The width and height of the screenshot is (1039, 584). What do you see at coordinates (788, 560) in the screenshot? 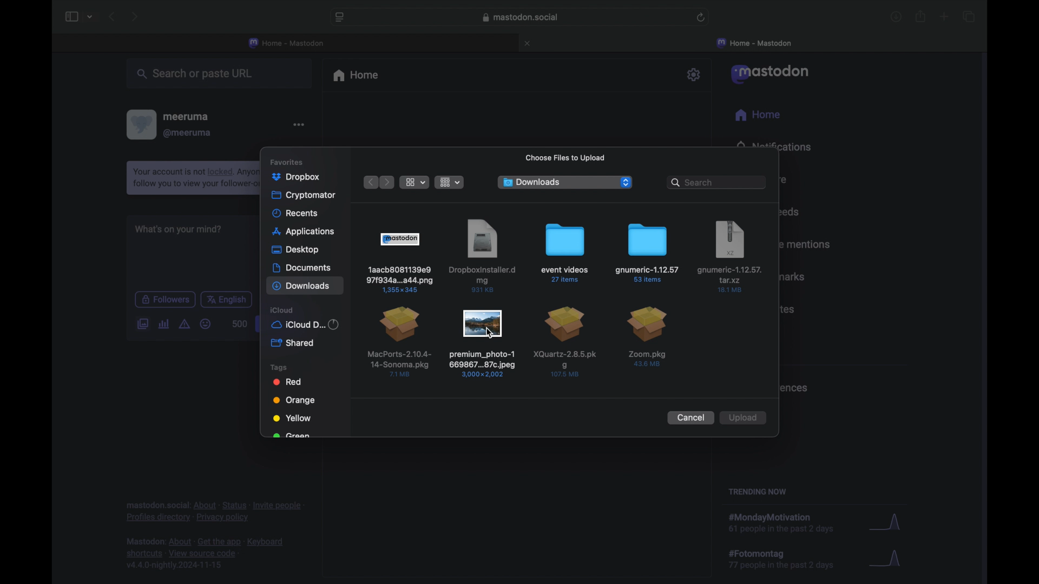
I see `hashtag trend` at bounding box center [788, 560].